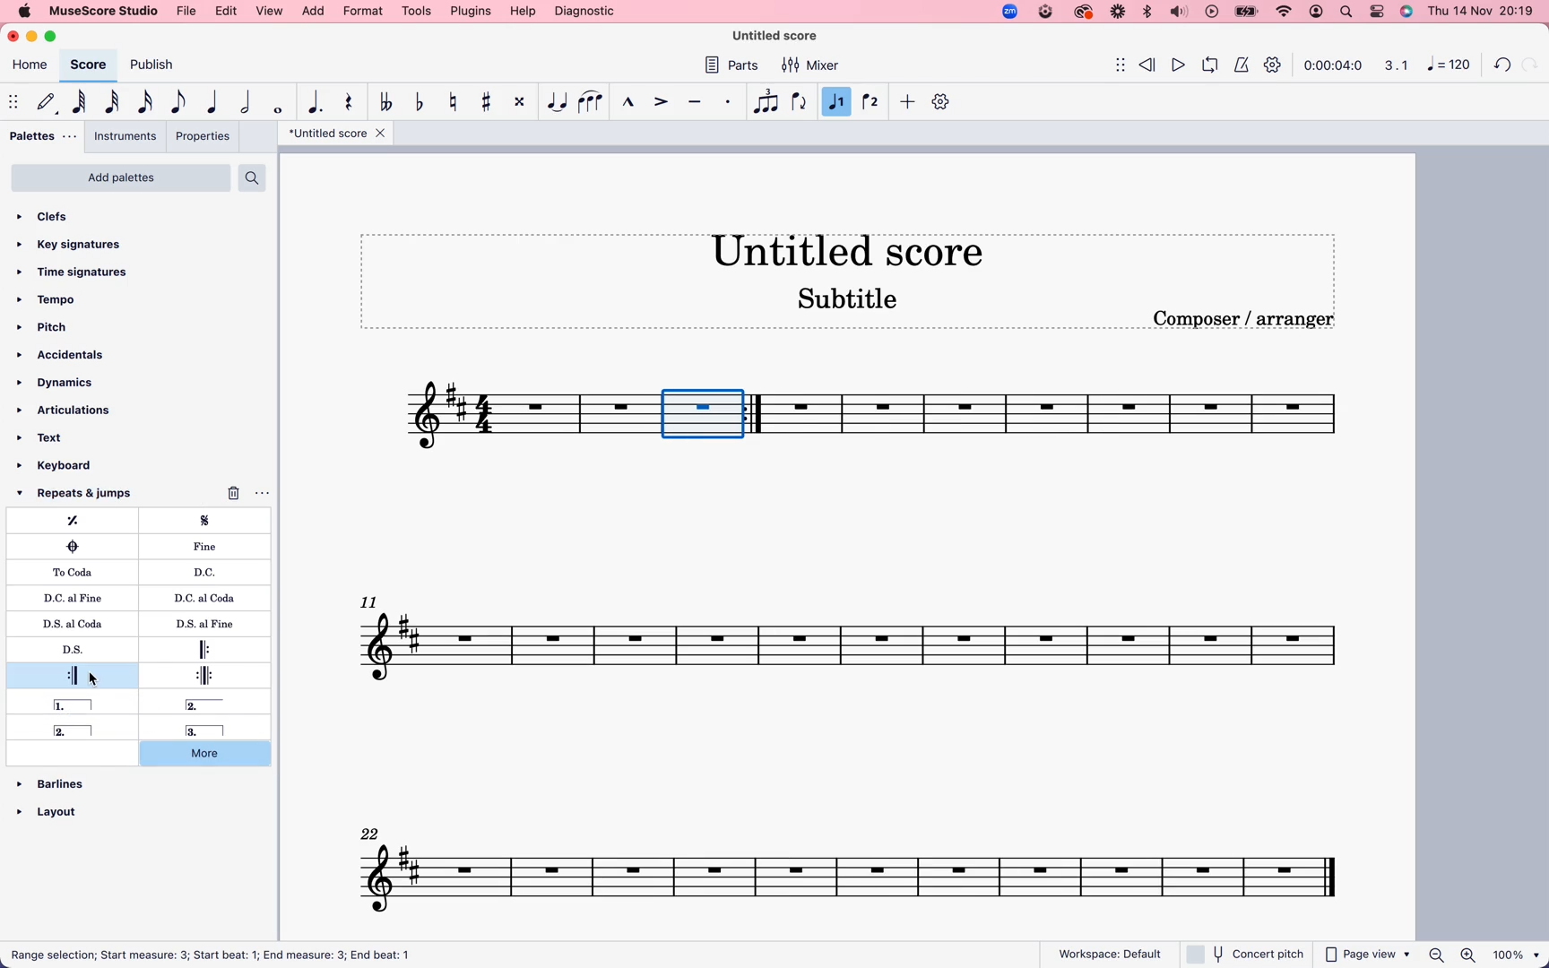 The width and height of the screenshot is (1549, 968). I want to click on format, so click(362, 11).